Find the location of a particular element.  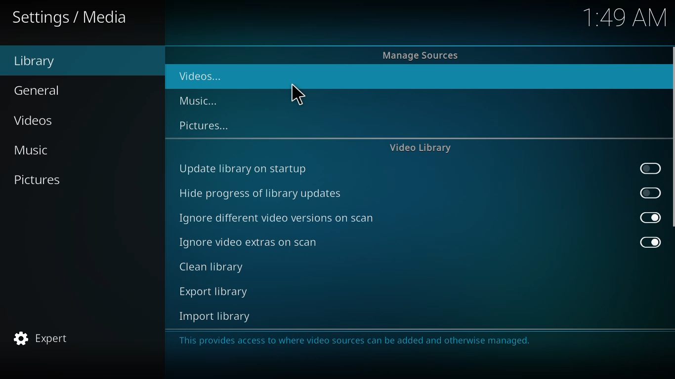

update library on startup is located at coordinates (244, 168).